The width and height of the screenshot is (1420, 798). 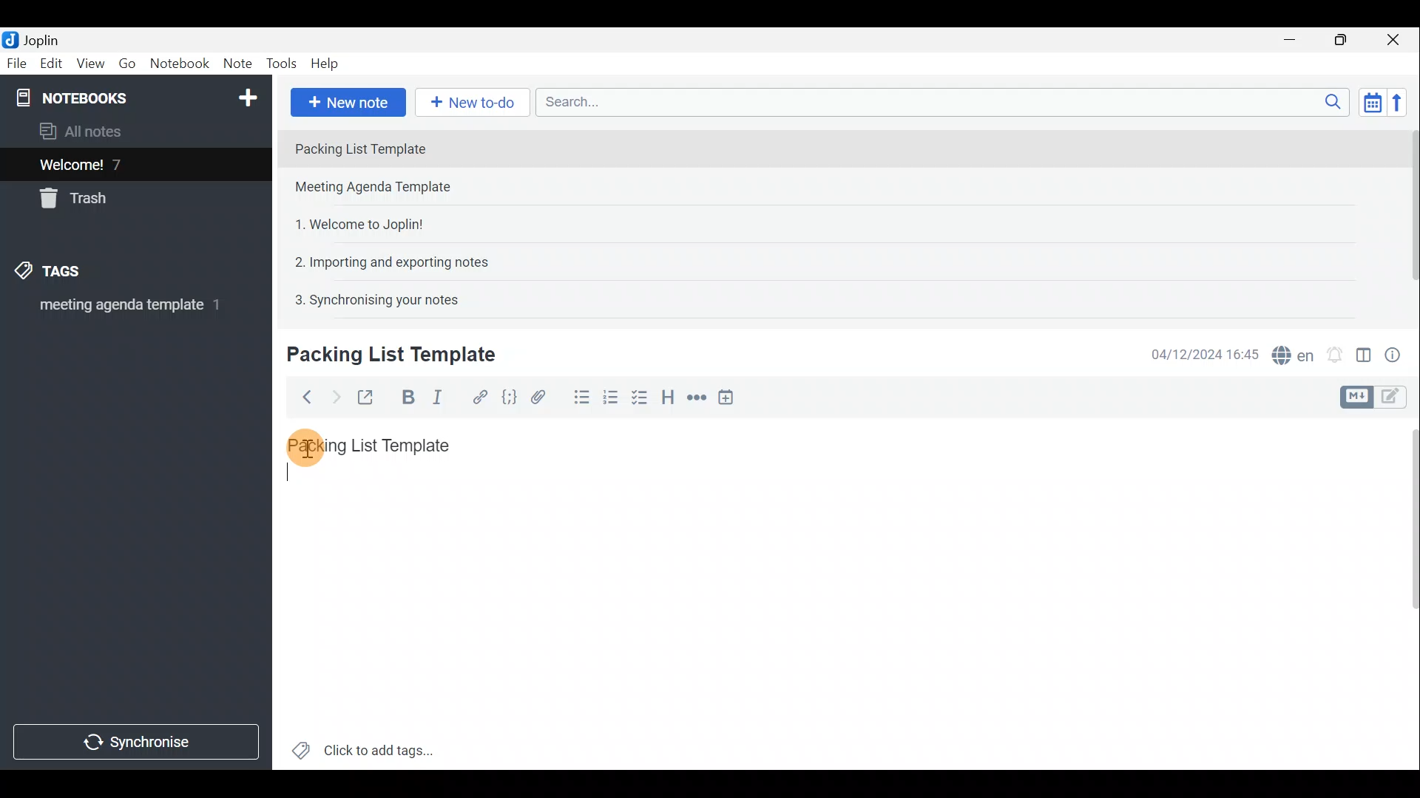 I want to click on Close, so click(x=1398, y=39).